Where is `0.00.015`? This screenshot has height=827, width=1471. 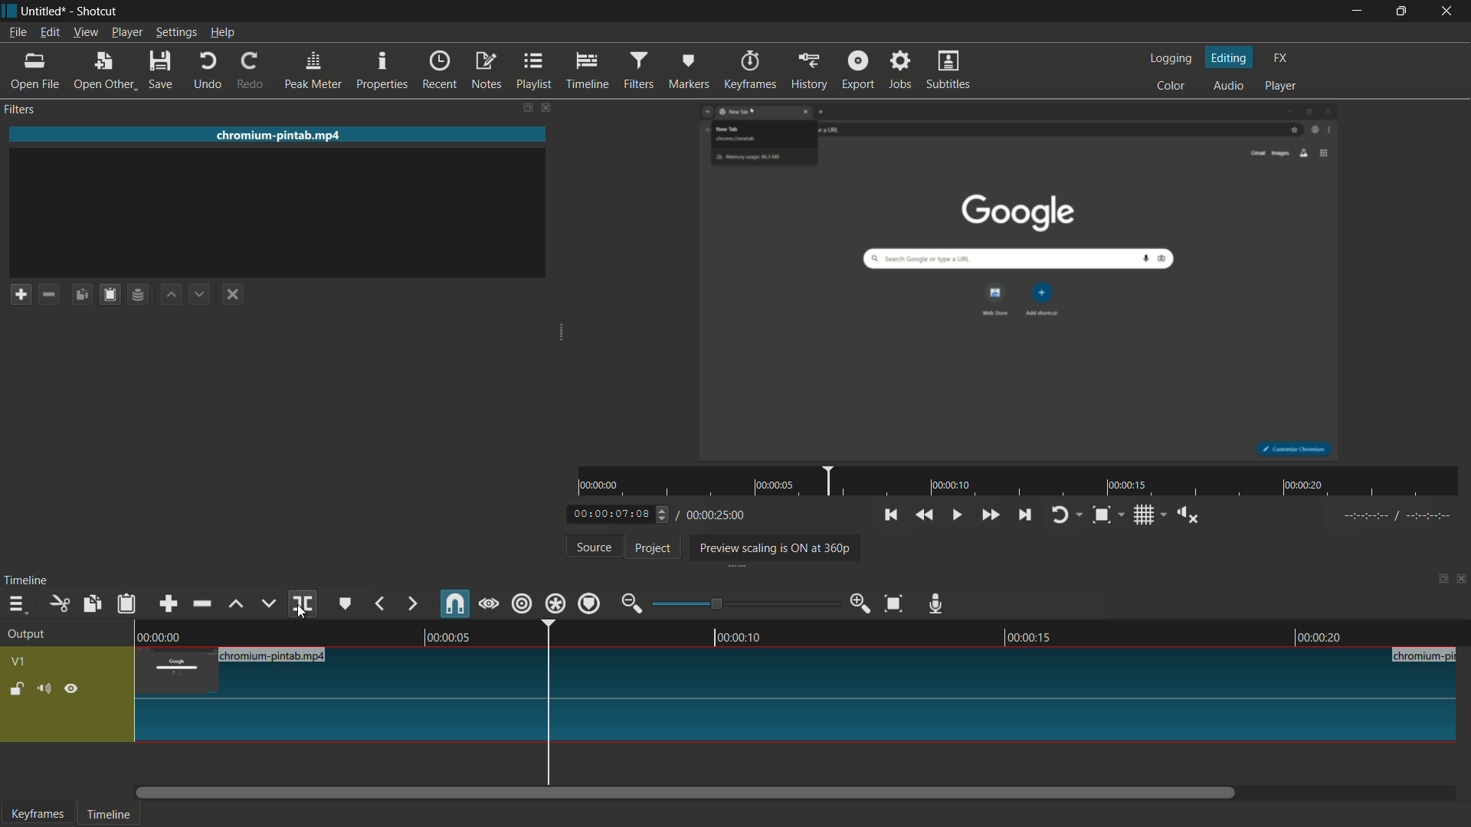
0.00.015 is located at coordinates (1028, 635).